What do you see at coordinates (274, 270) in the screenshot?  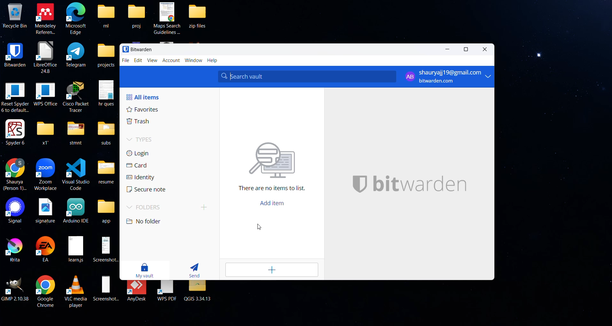 I see `add ` at bounding box center [274, 270].